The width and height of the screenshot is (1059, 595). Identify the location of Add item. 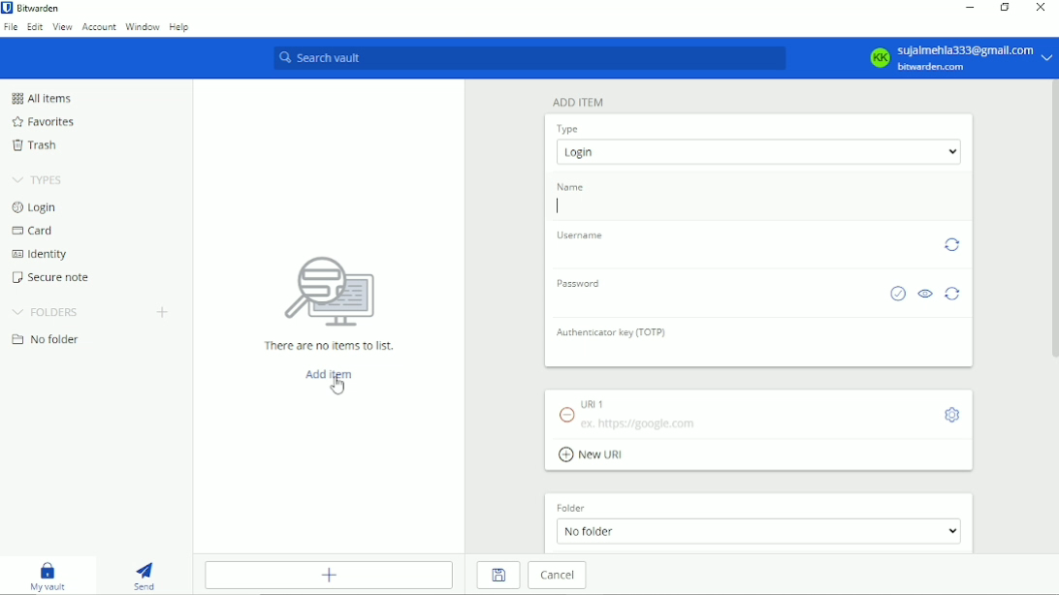
(329, 575).